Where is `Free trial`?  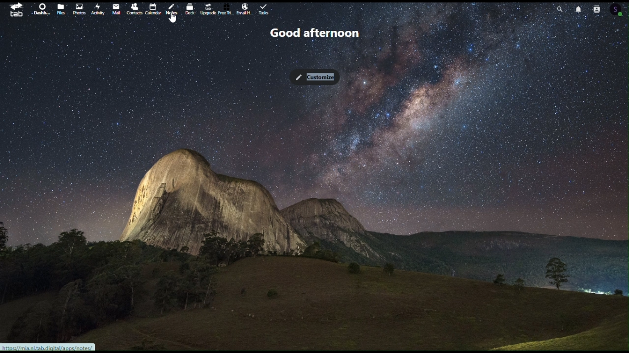
Free trial is located at coordinates (226, 10).